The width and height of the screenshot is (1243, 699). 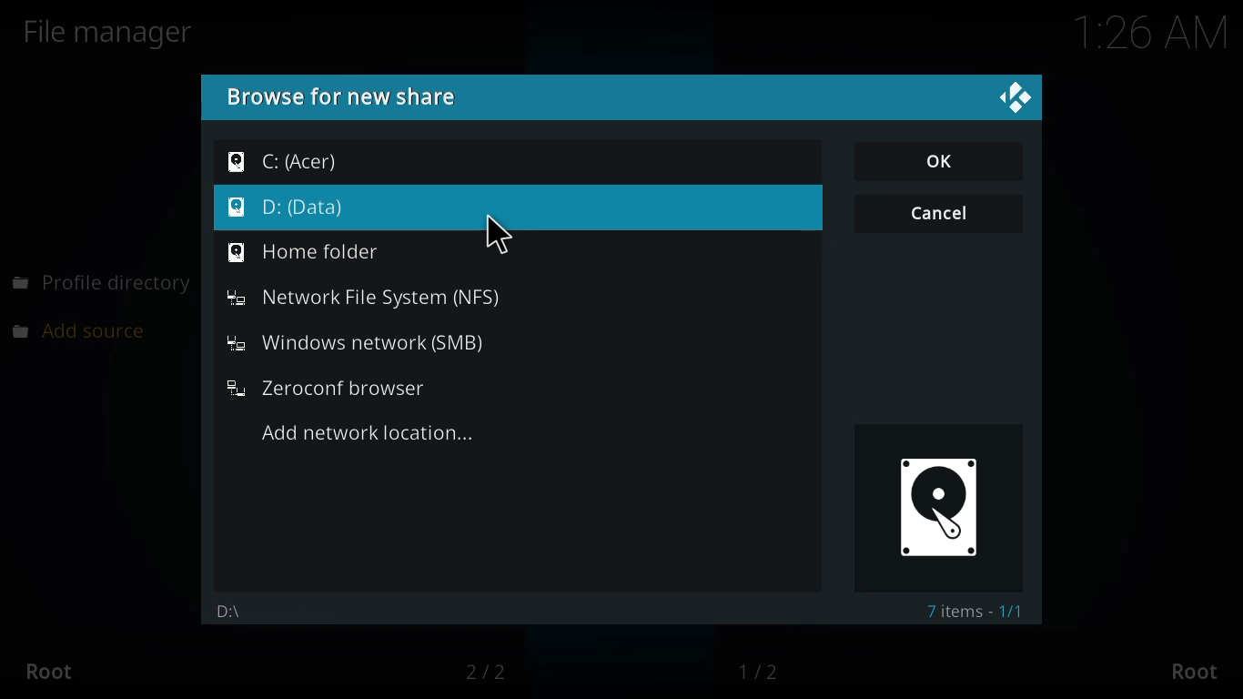 What do you see at coordinates (1190, 669) in the screenshot?
I see `root` at bounding box center [1190, 669].